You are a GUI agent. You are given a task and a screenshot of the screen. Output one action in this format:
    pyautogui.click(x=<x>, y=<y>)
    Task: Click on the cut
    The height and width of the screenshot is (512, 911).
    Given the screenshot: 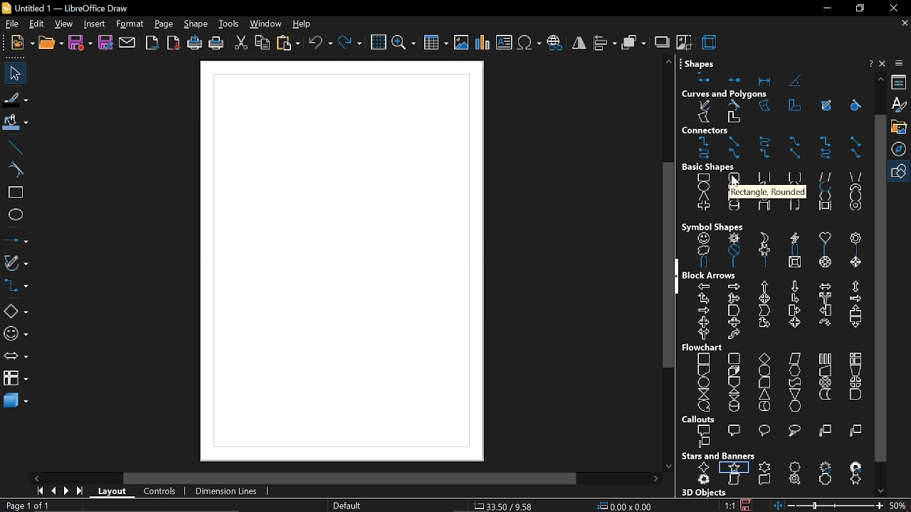 What is the action you would take?
    pyautogui.click(x=241, y=45)
    